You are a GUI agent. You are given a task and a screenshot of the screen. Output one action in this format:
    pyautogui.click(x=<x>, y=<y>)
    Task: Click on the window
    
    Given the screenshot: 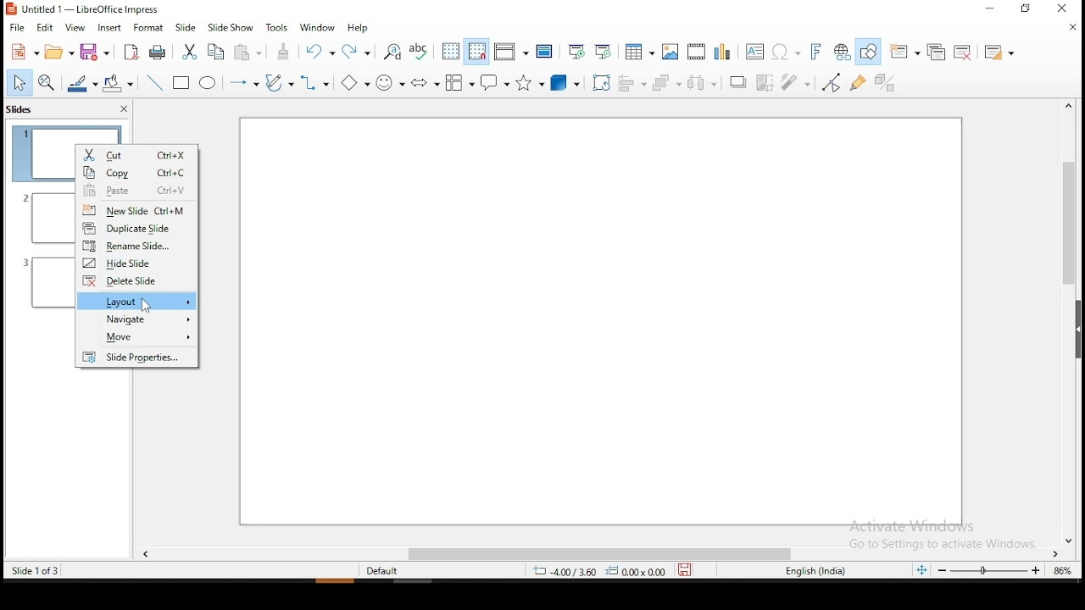 What is the action you would take?
    pyautogui.click(x=319, y=30)
    